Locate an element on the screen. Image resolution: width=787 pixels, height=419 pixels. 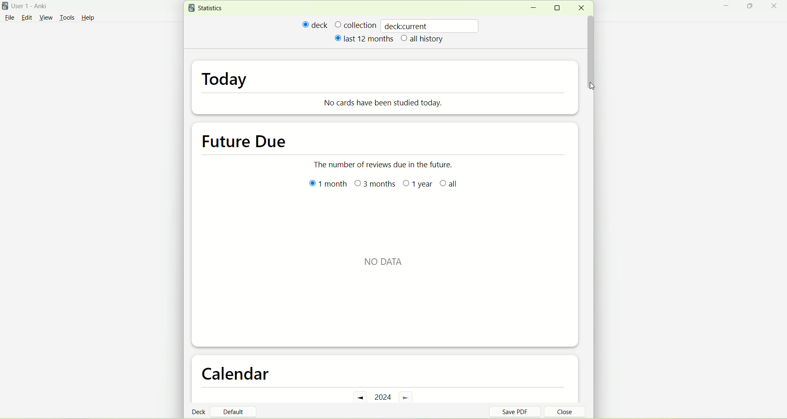
minimize is located at coordinates (728, 7).